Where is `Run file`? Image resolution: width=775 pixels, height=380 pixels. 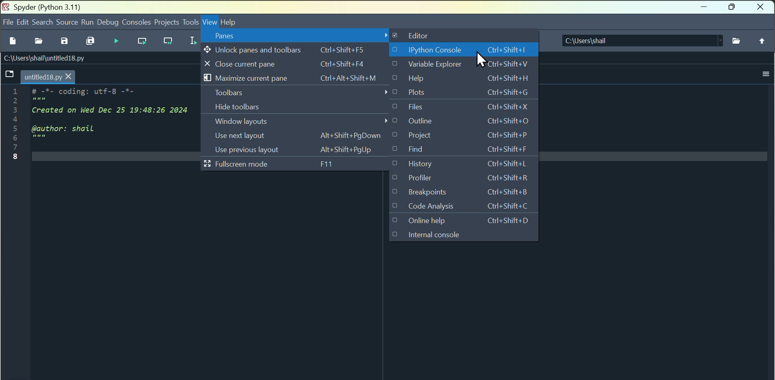
Run file is located at coordinates (117, 41).